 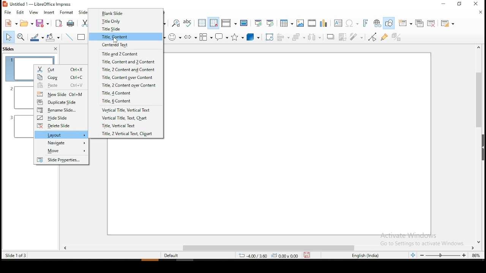 I want to click on navigate, so click(x=62, y=143).